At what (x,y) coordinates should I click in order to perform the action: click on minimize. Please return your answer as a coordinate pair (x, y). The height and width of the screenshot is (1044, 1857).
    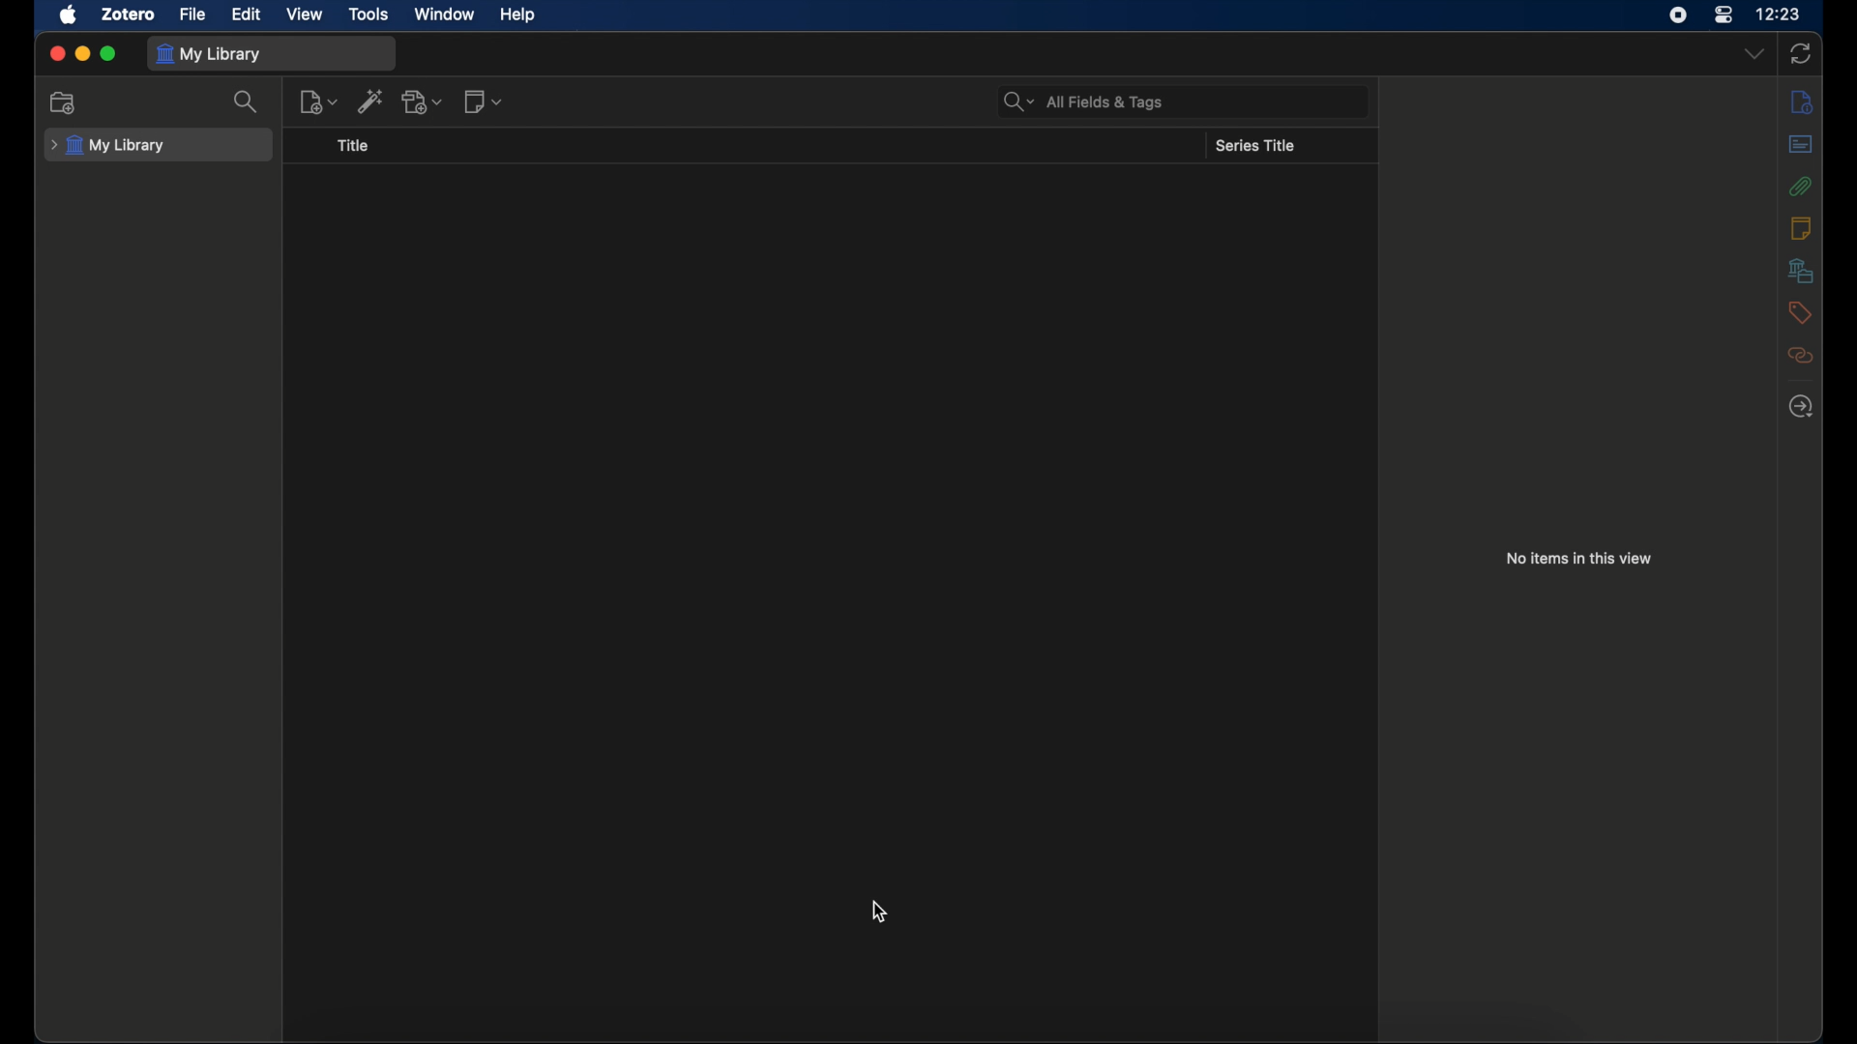
    Looking at the image, I should click on (83, 53).